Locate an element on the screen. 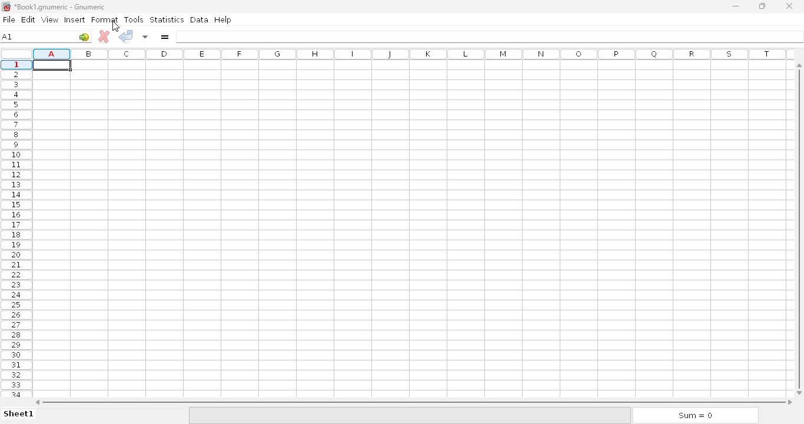 This screenshot has width=804, height=424. rows is located at coordinates (16, 228).